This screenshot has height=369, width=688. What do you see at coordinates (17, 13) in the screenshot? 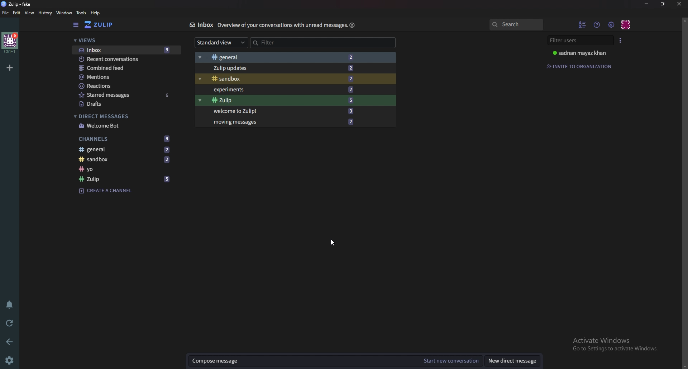
I see `Edit` at bounding box center [17, 13].